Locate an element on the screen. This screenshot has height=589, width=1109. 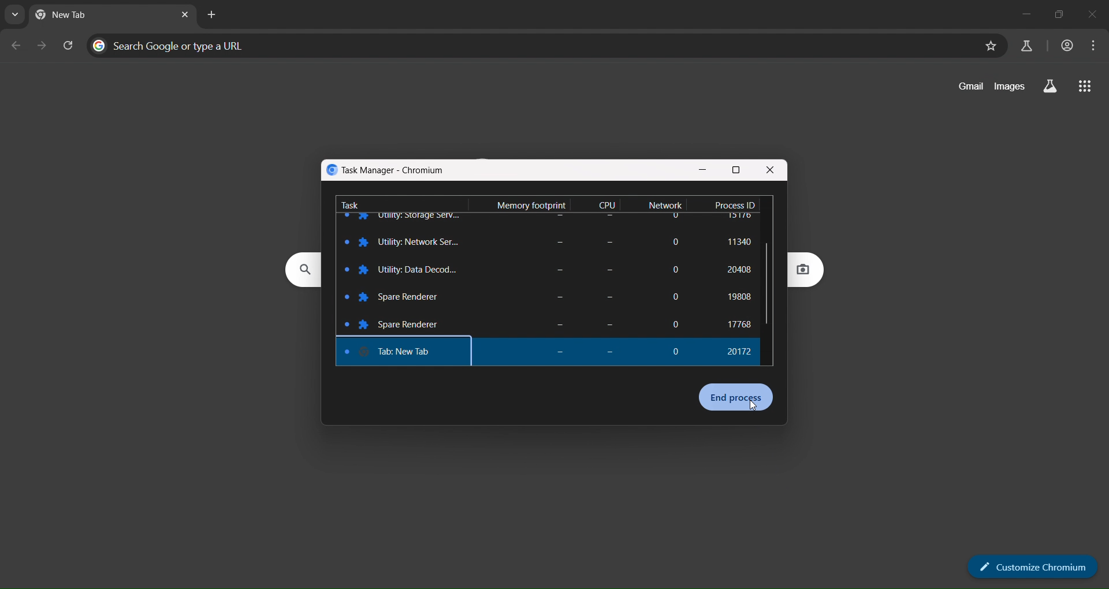
end process is located at coordinates (737, 397).